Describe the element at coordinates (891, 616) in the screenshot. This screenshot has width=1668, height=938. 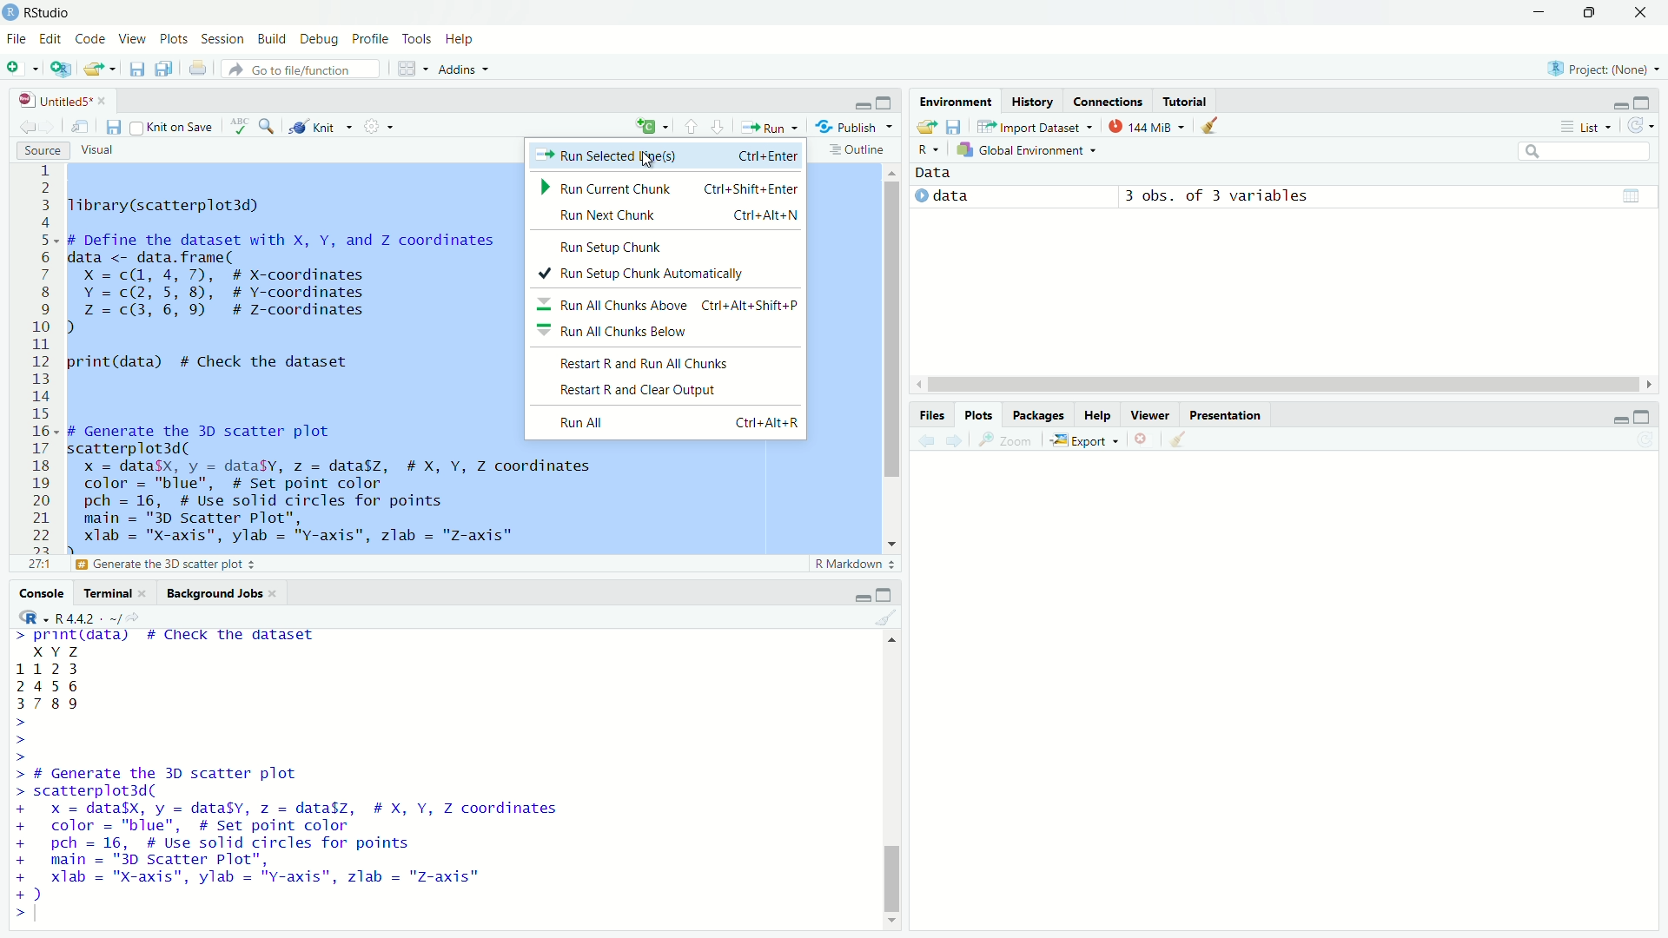
I see `clear console` at that location.